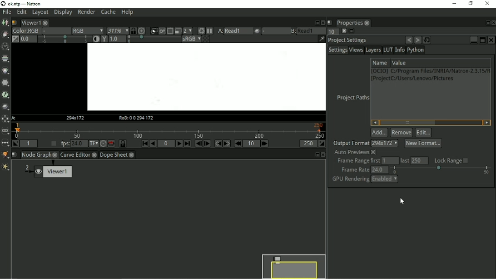 The width and height of the screenshot is (496, 279). What do you see at coordinates (417, 40) in the screenshot?
I see `Redo` at bounding box center [417, 40].